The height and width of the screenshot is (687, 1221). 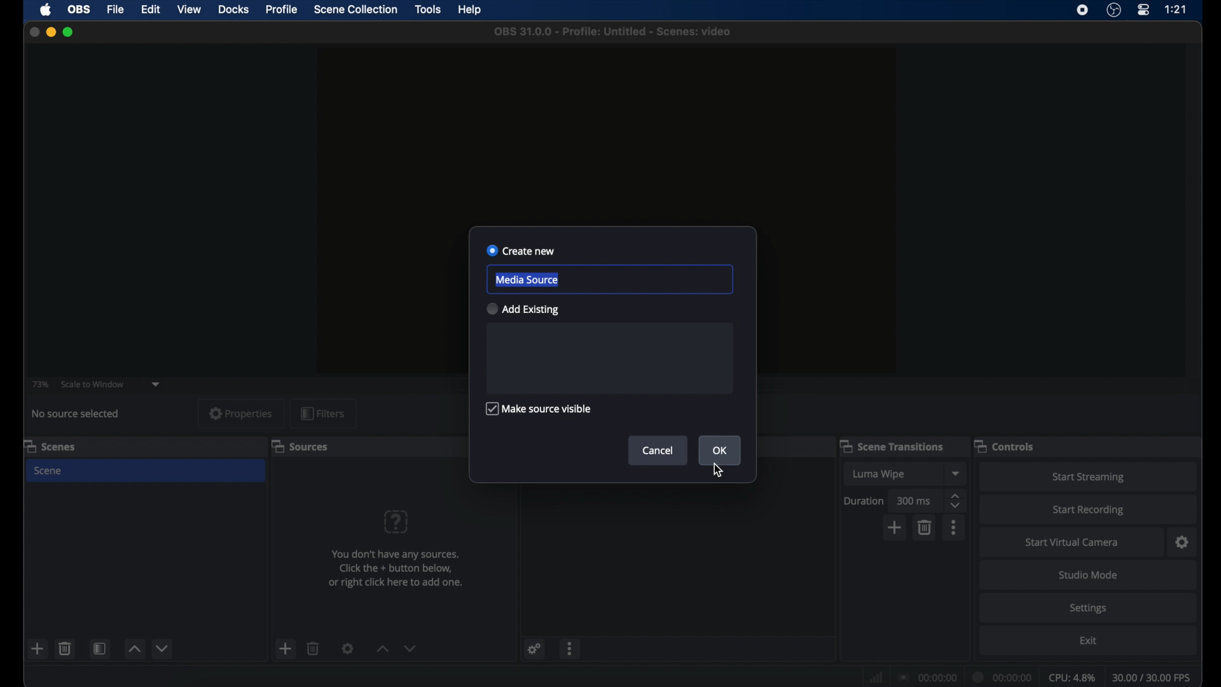 I want to click on connection, so click(x=925, y=678).